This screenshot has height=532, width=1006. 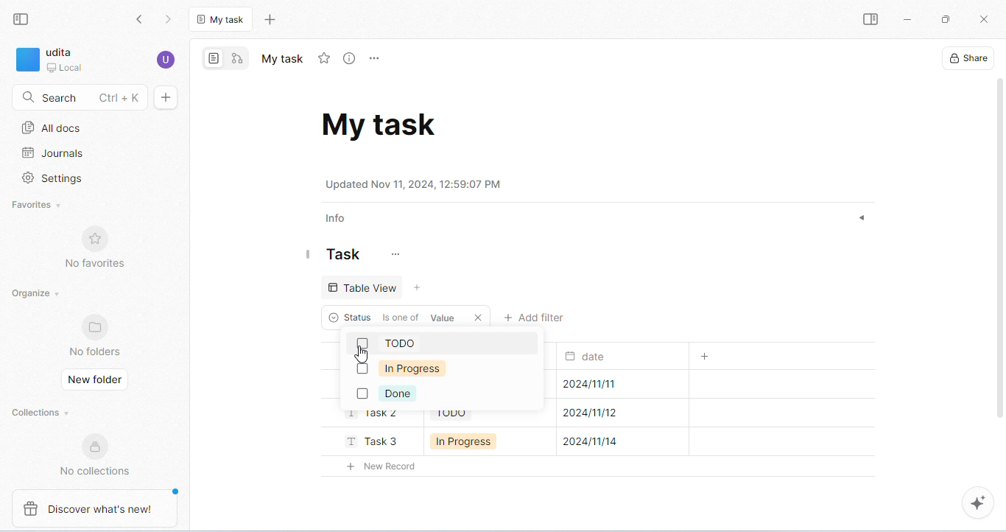 I want to click on rename and more, so click(x=376, y=59).